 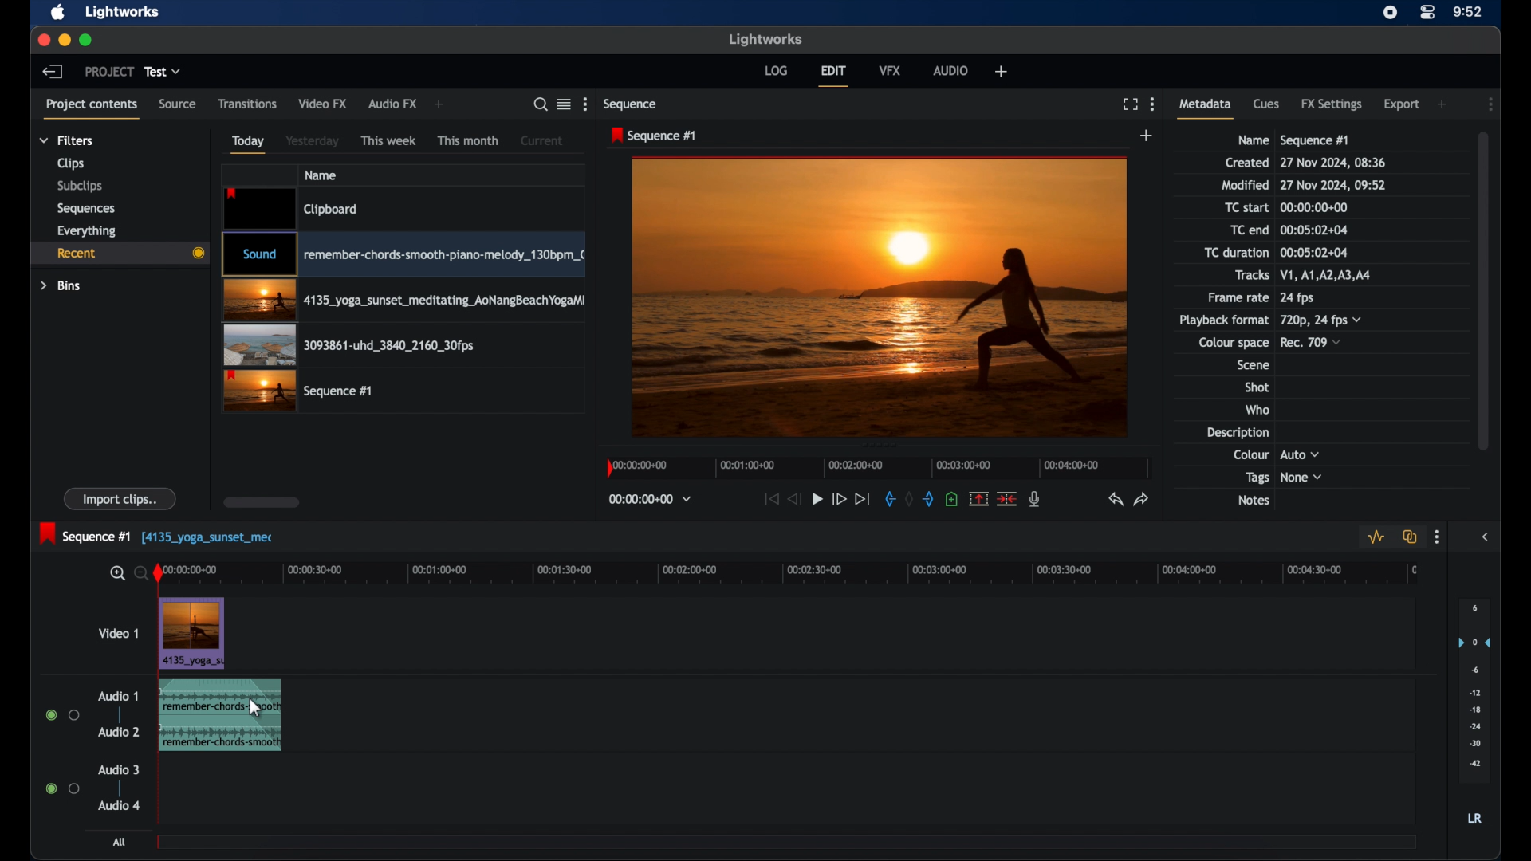 I want to click on 720p, 24fps, so click(x=1321, y=320).